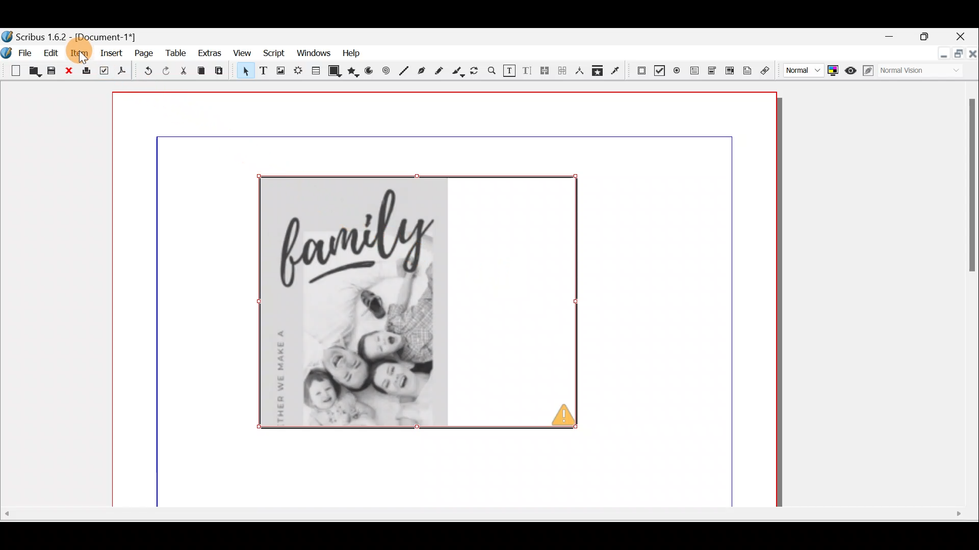  Describe the element at coordinates (79, 35) in the screenshot. I see `Document name` at that location.